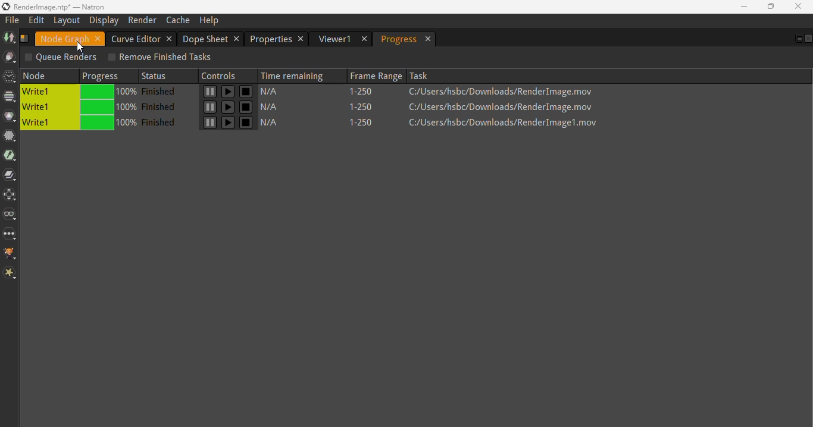  Describe the element at coordinates (368, 123) in the screenshot. I see `1-250` at that location.